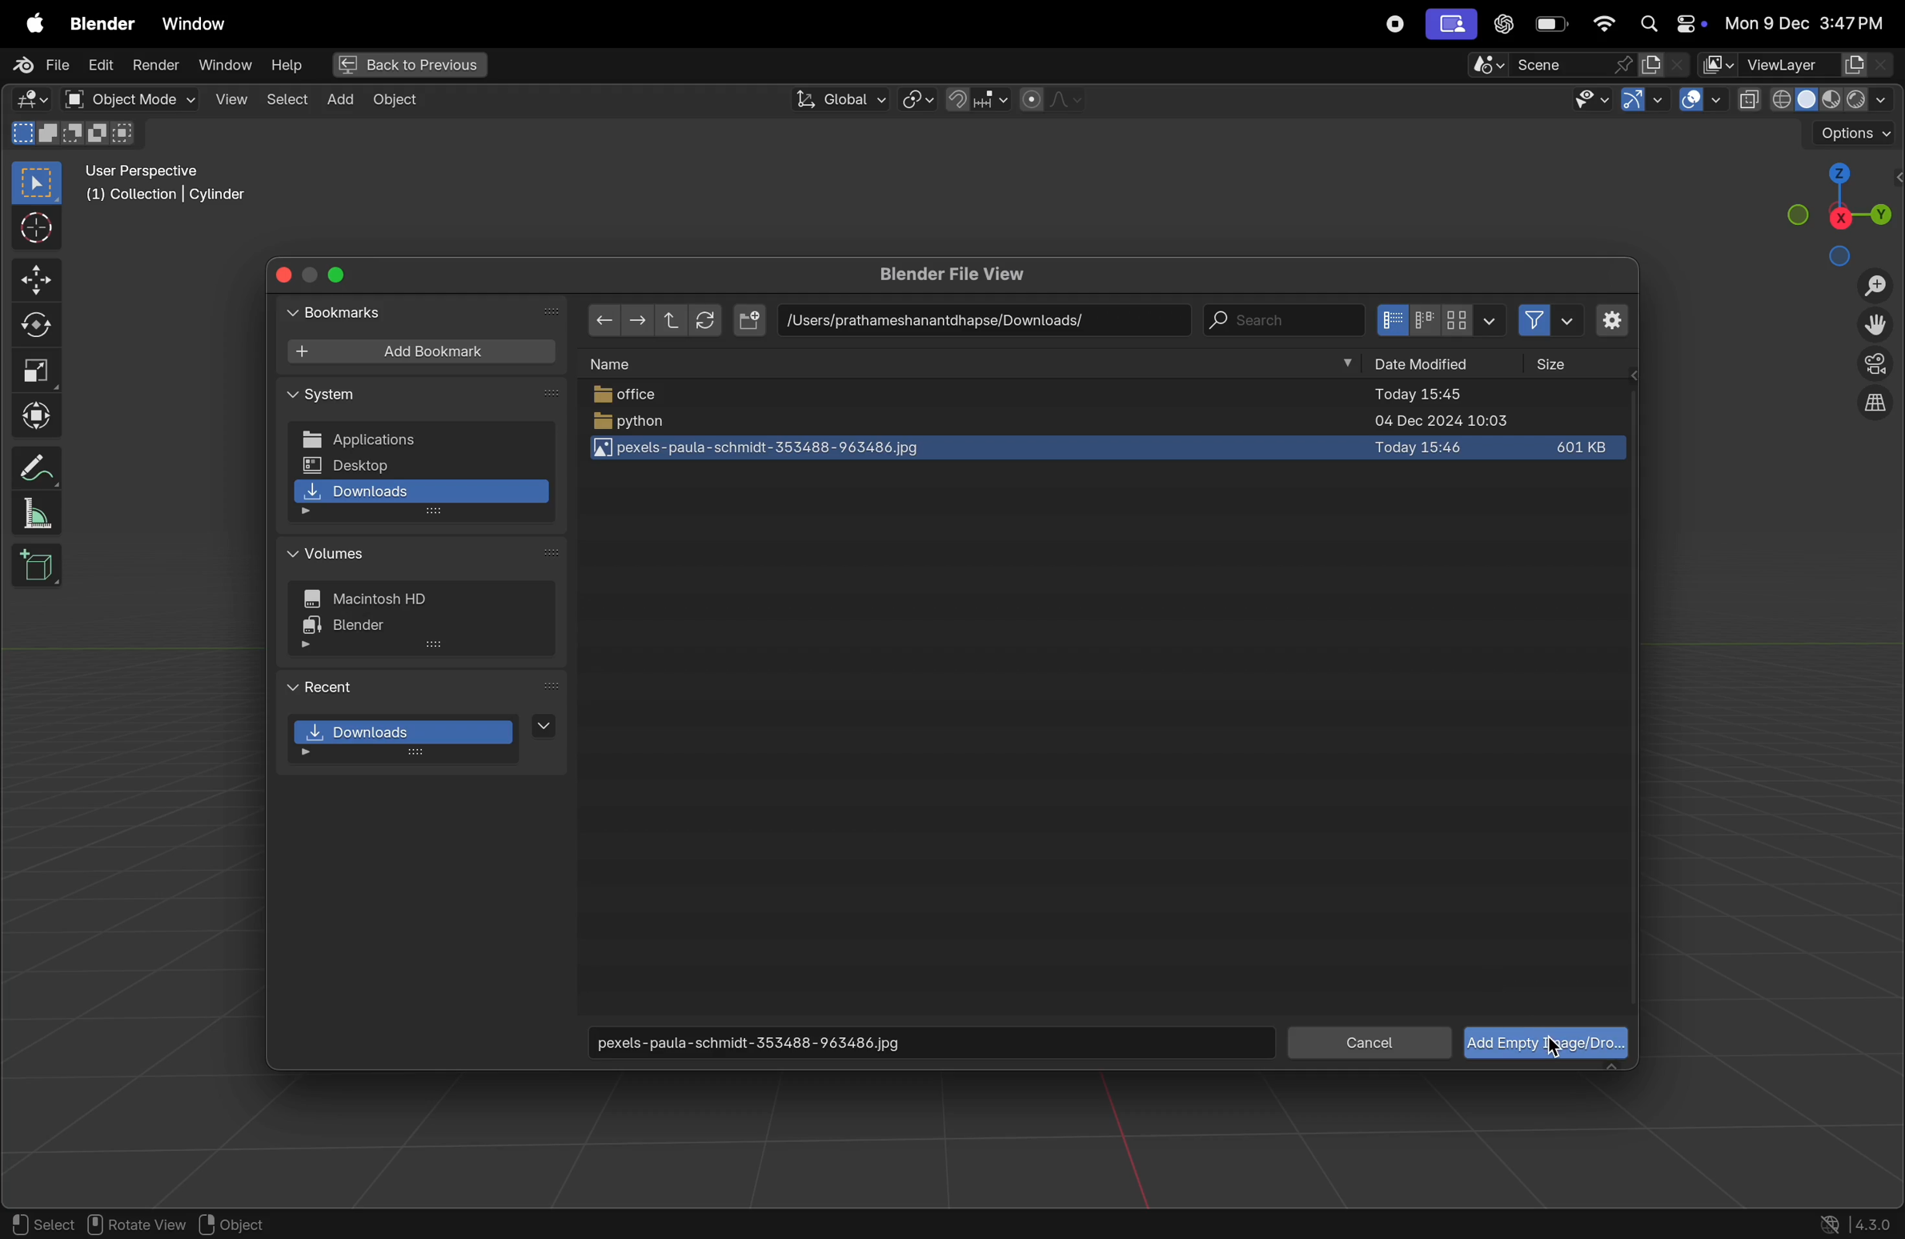 This screenshot has width=1905, height=1239. I want to click on measure, so click(38, 515).